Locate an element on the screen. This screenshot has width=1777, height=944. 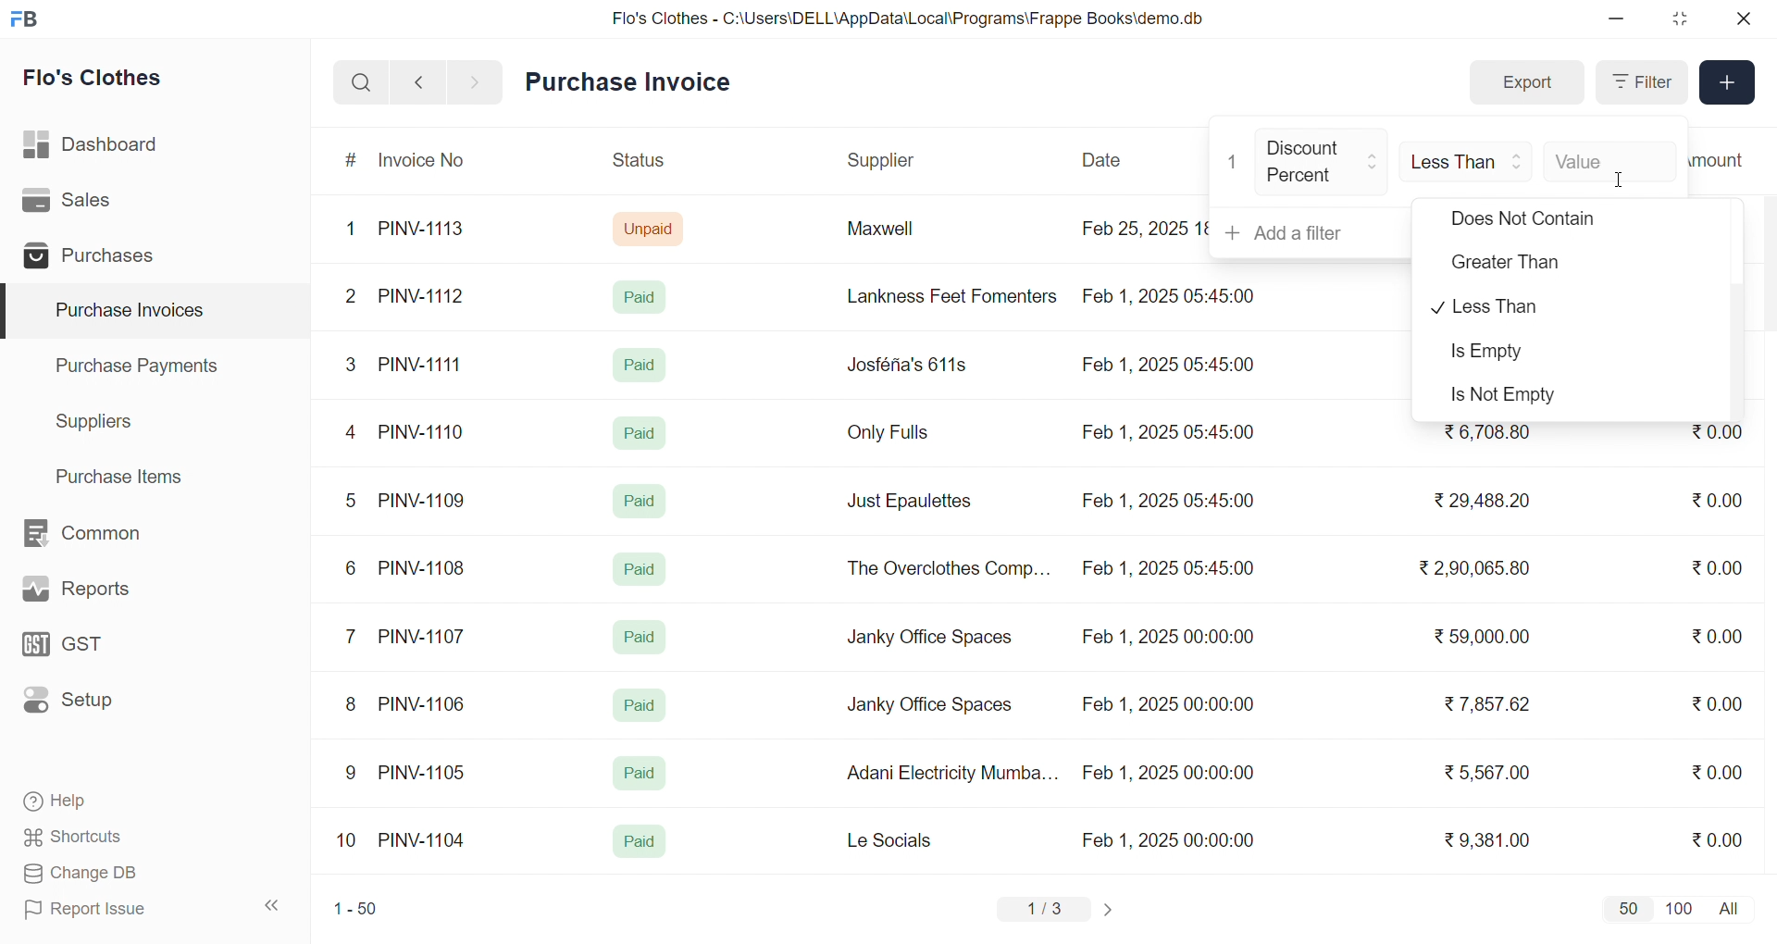
search is located at coordinates (361, 82).